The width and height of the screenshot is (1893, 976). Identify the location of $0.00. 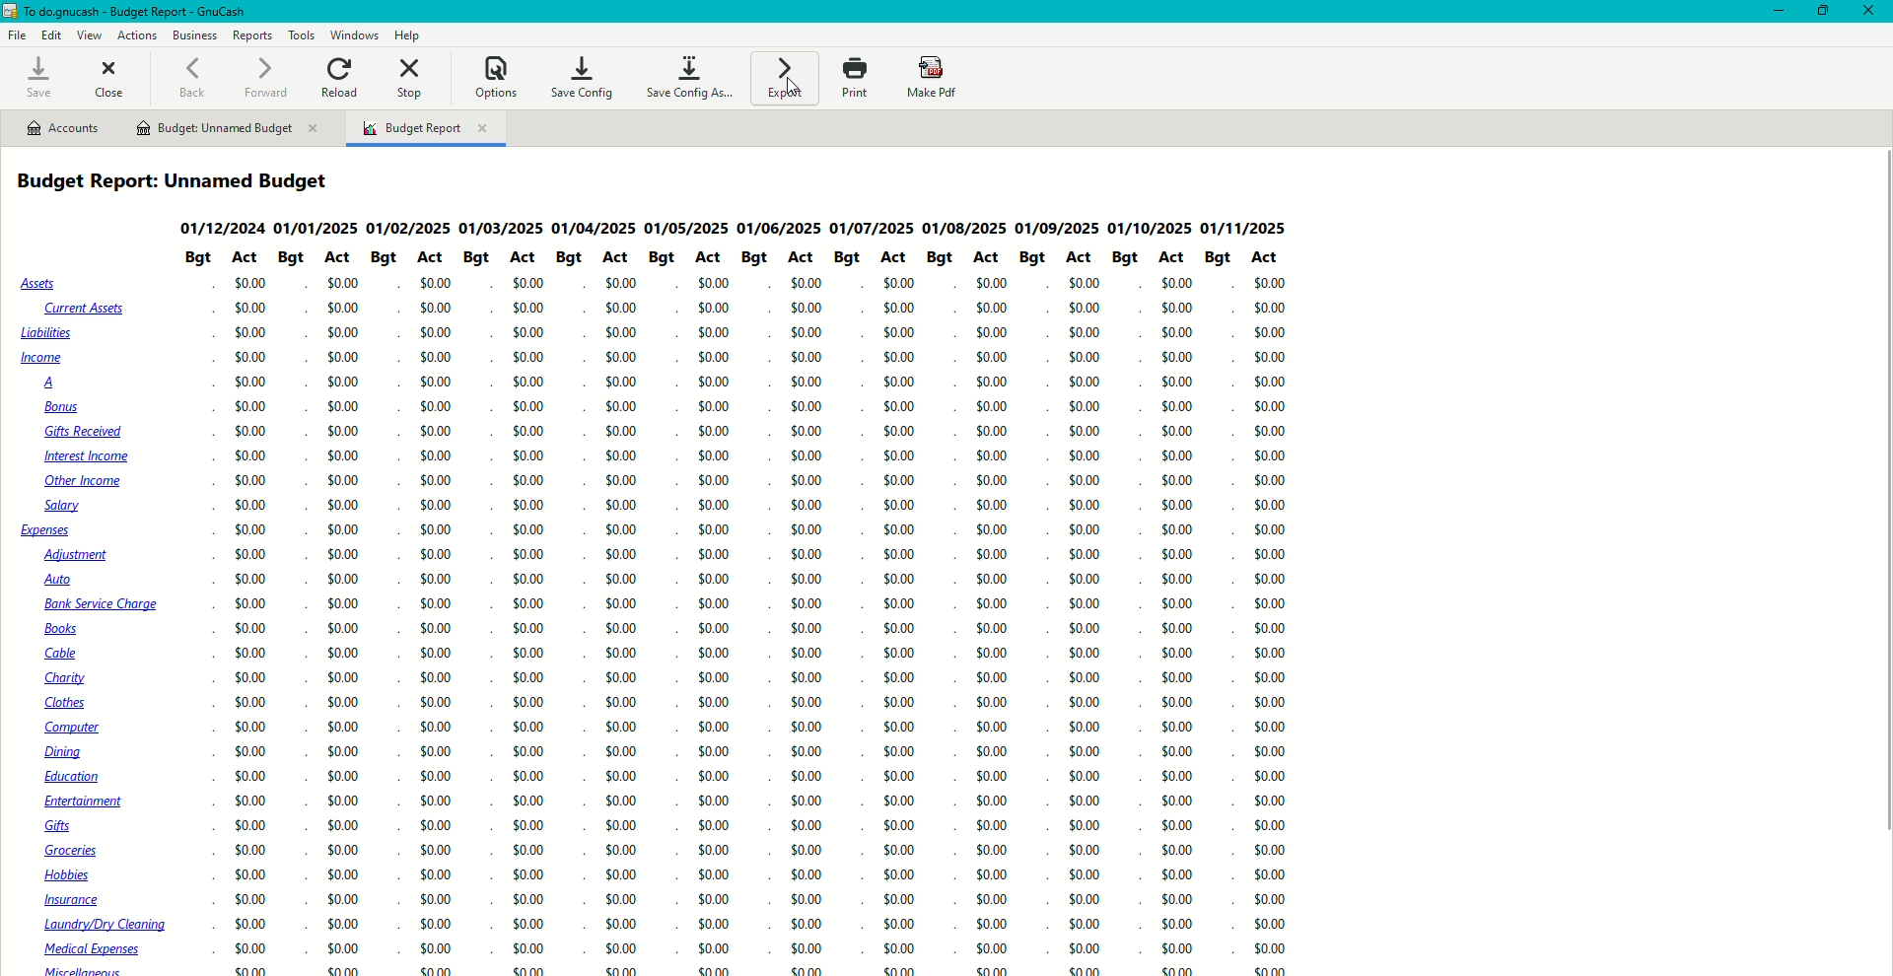
(437, 728).